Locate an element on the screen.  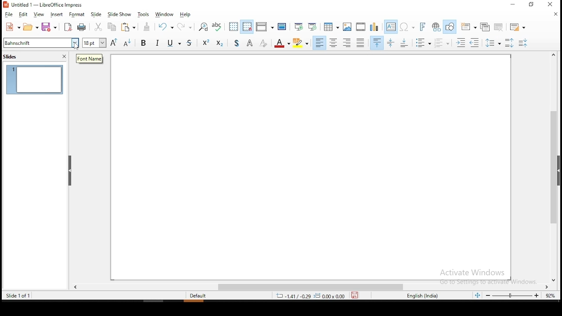
font name is located at coordinates (40, 42).